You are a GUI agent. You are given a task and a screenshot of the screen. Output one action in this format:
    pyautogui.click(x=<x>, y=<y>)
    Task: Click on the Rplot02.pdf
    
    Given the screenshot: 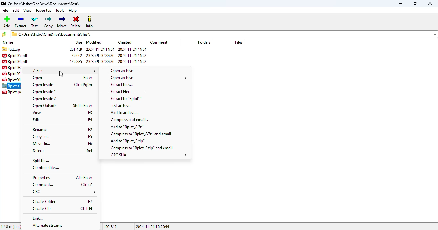 What is the action you would take?
    pyautogui.click(x=15, y=73)
    